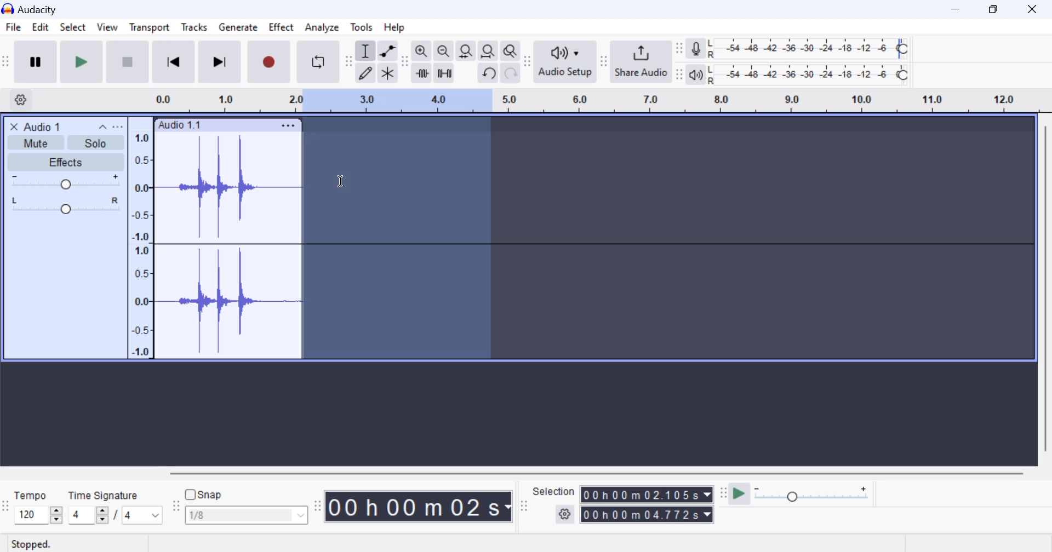 This screenshot has width=1052, height=552. I want to click on Record, so click(267, 62).